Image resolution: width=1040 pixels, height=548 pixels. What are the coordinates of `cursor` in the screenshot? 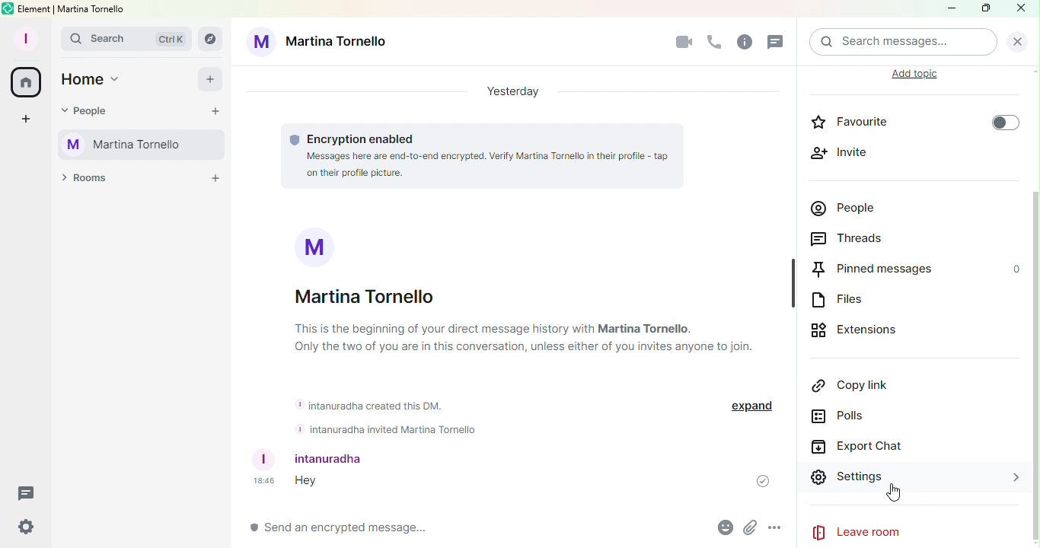 It's located at (892, 494).